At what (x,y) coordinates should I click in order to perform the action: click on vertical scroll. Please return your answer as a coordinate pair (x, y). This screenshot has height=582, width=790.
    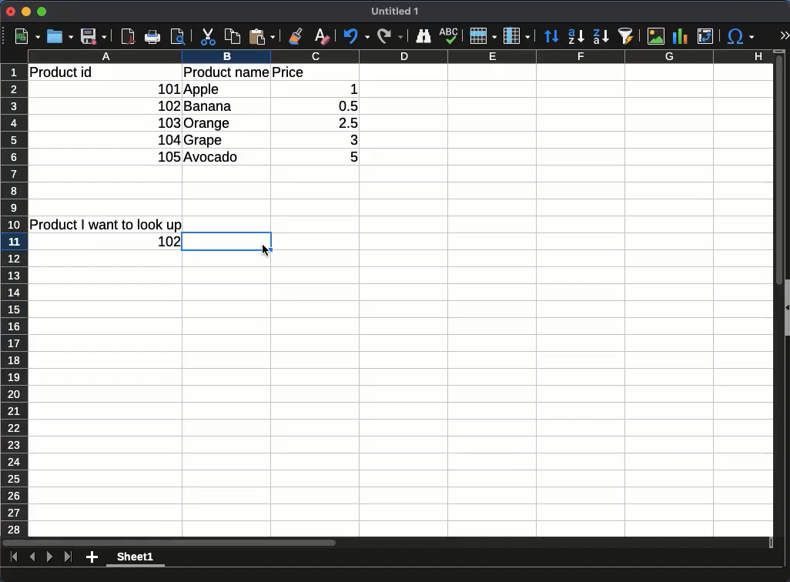
    Looking at the image, I should click on (779, 293).